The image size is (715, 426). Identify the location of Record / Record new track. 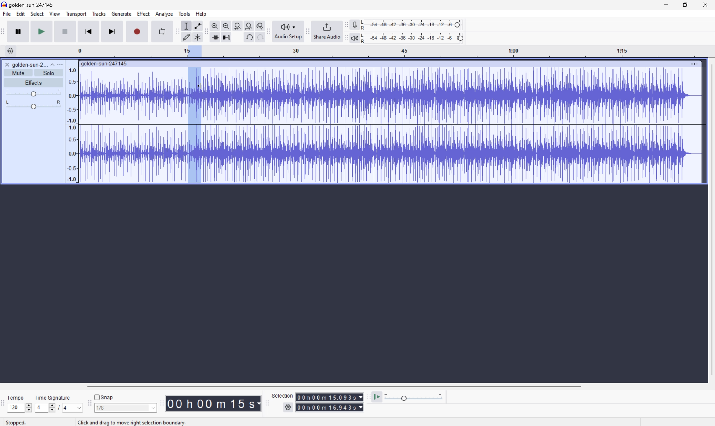
(138, 32).